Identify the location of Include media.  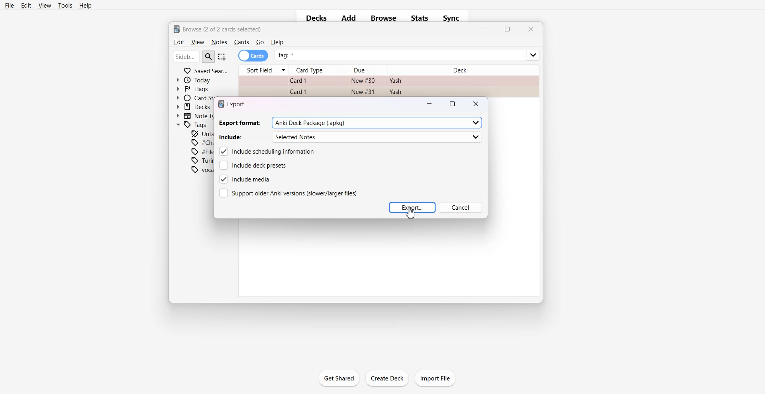
(244, 179).